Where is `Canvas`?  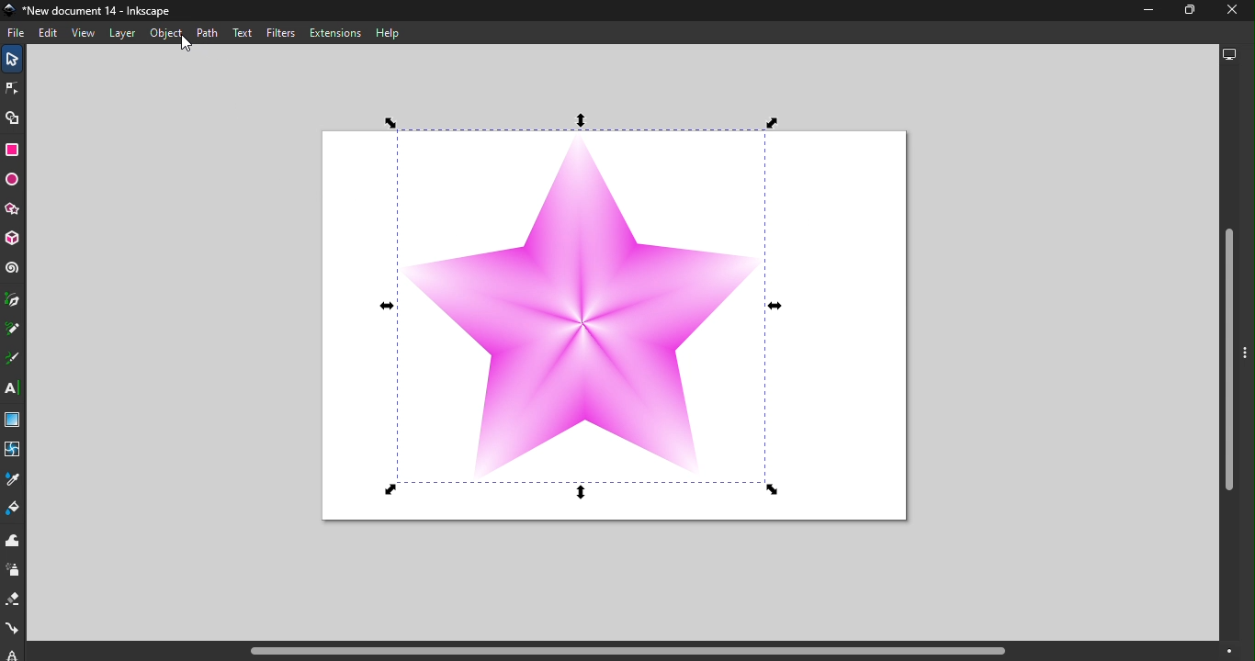
Canvas is located at coordinates (621, 326).